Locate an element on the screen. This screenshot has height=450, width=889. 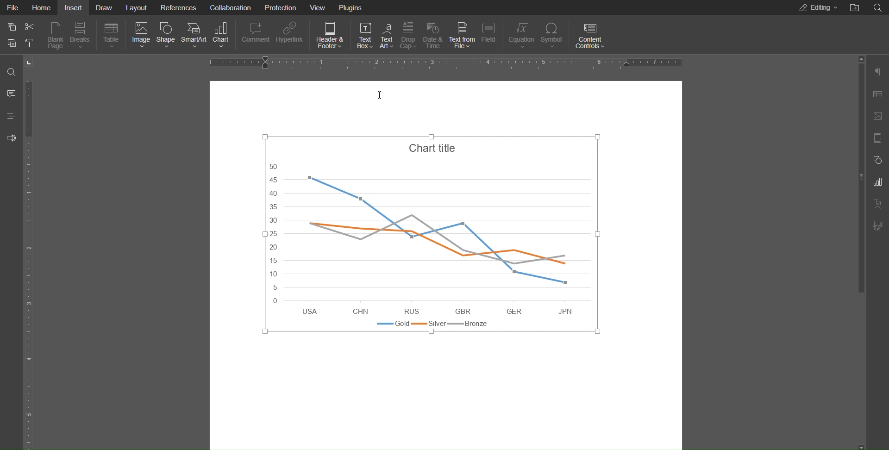
Search is located at coordinates (11, 71).